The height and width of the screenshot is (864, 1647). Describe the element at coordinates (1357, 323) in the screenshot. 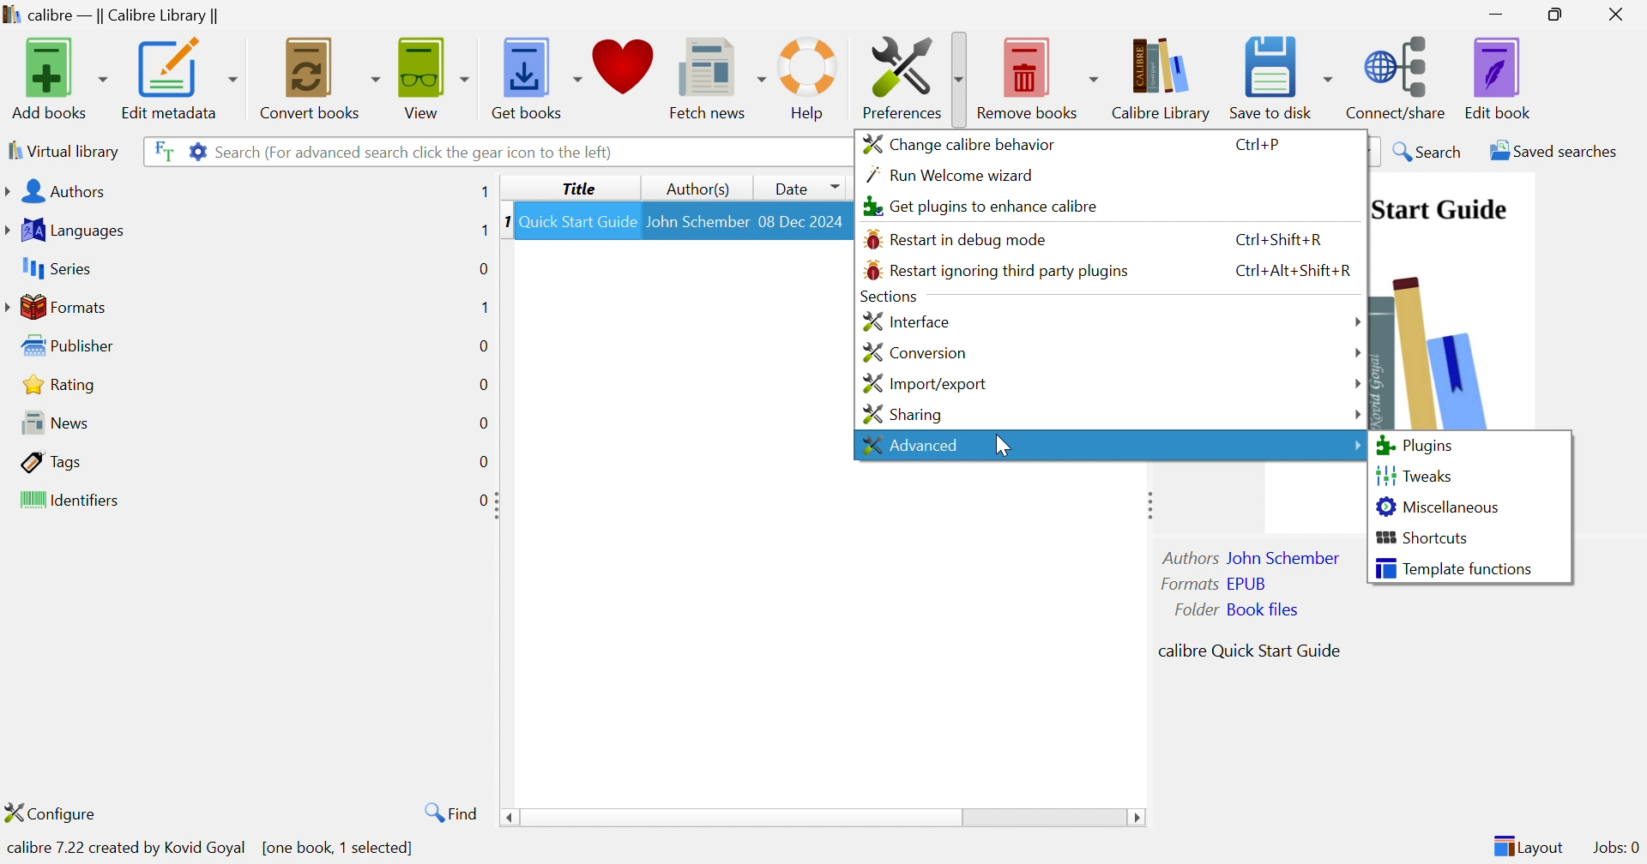

I see `Drop Down` at that location.